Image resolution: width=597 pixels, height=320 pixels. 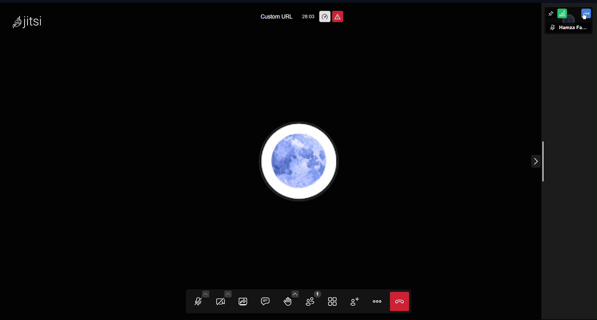 I want to click on More Options, so click(x=377, y=302).